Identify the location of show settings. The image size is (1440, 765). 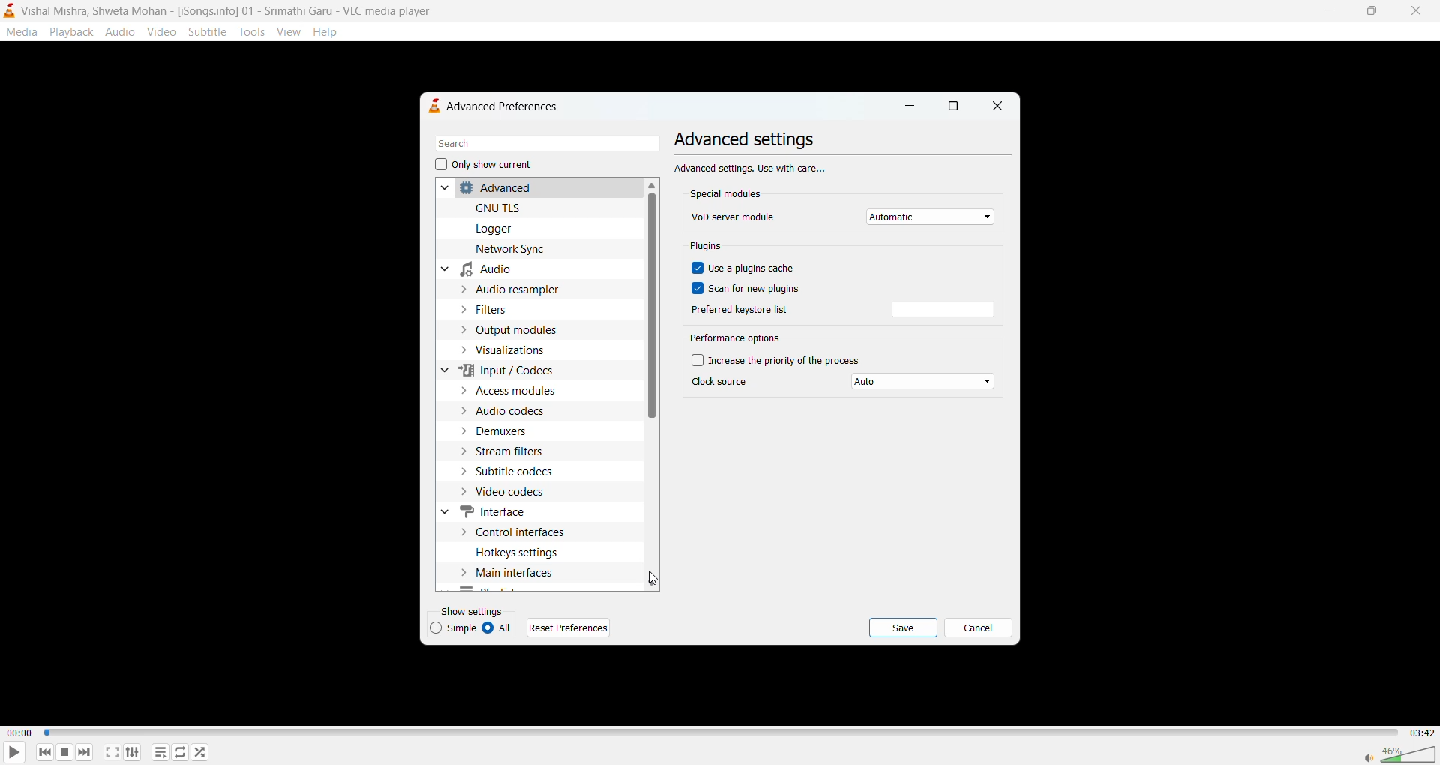
(475, 610).